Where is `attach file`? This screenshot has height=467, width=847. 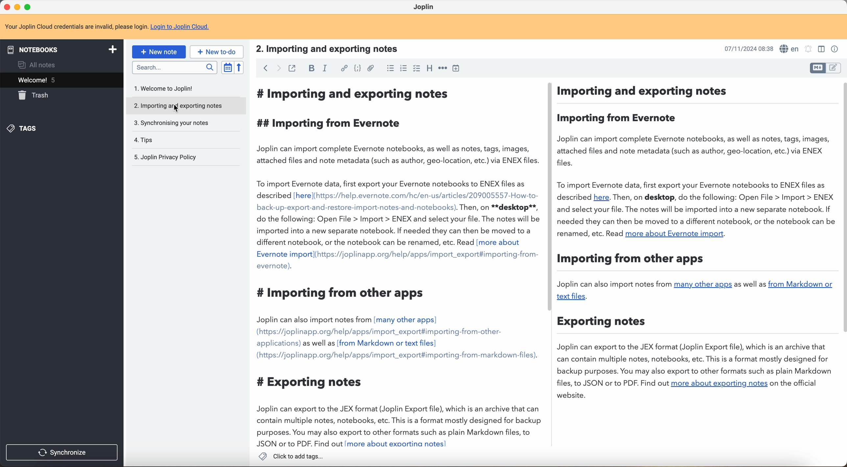
attach file is located at coordinates (371, 68).